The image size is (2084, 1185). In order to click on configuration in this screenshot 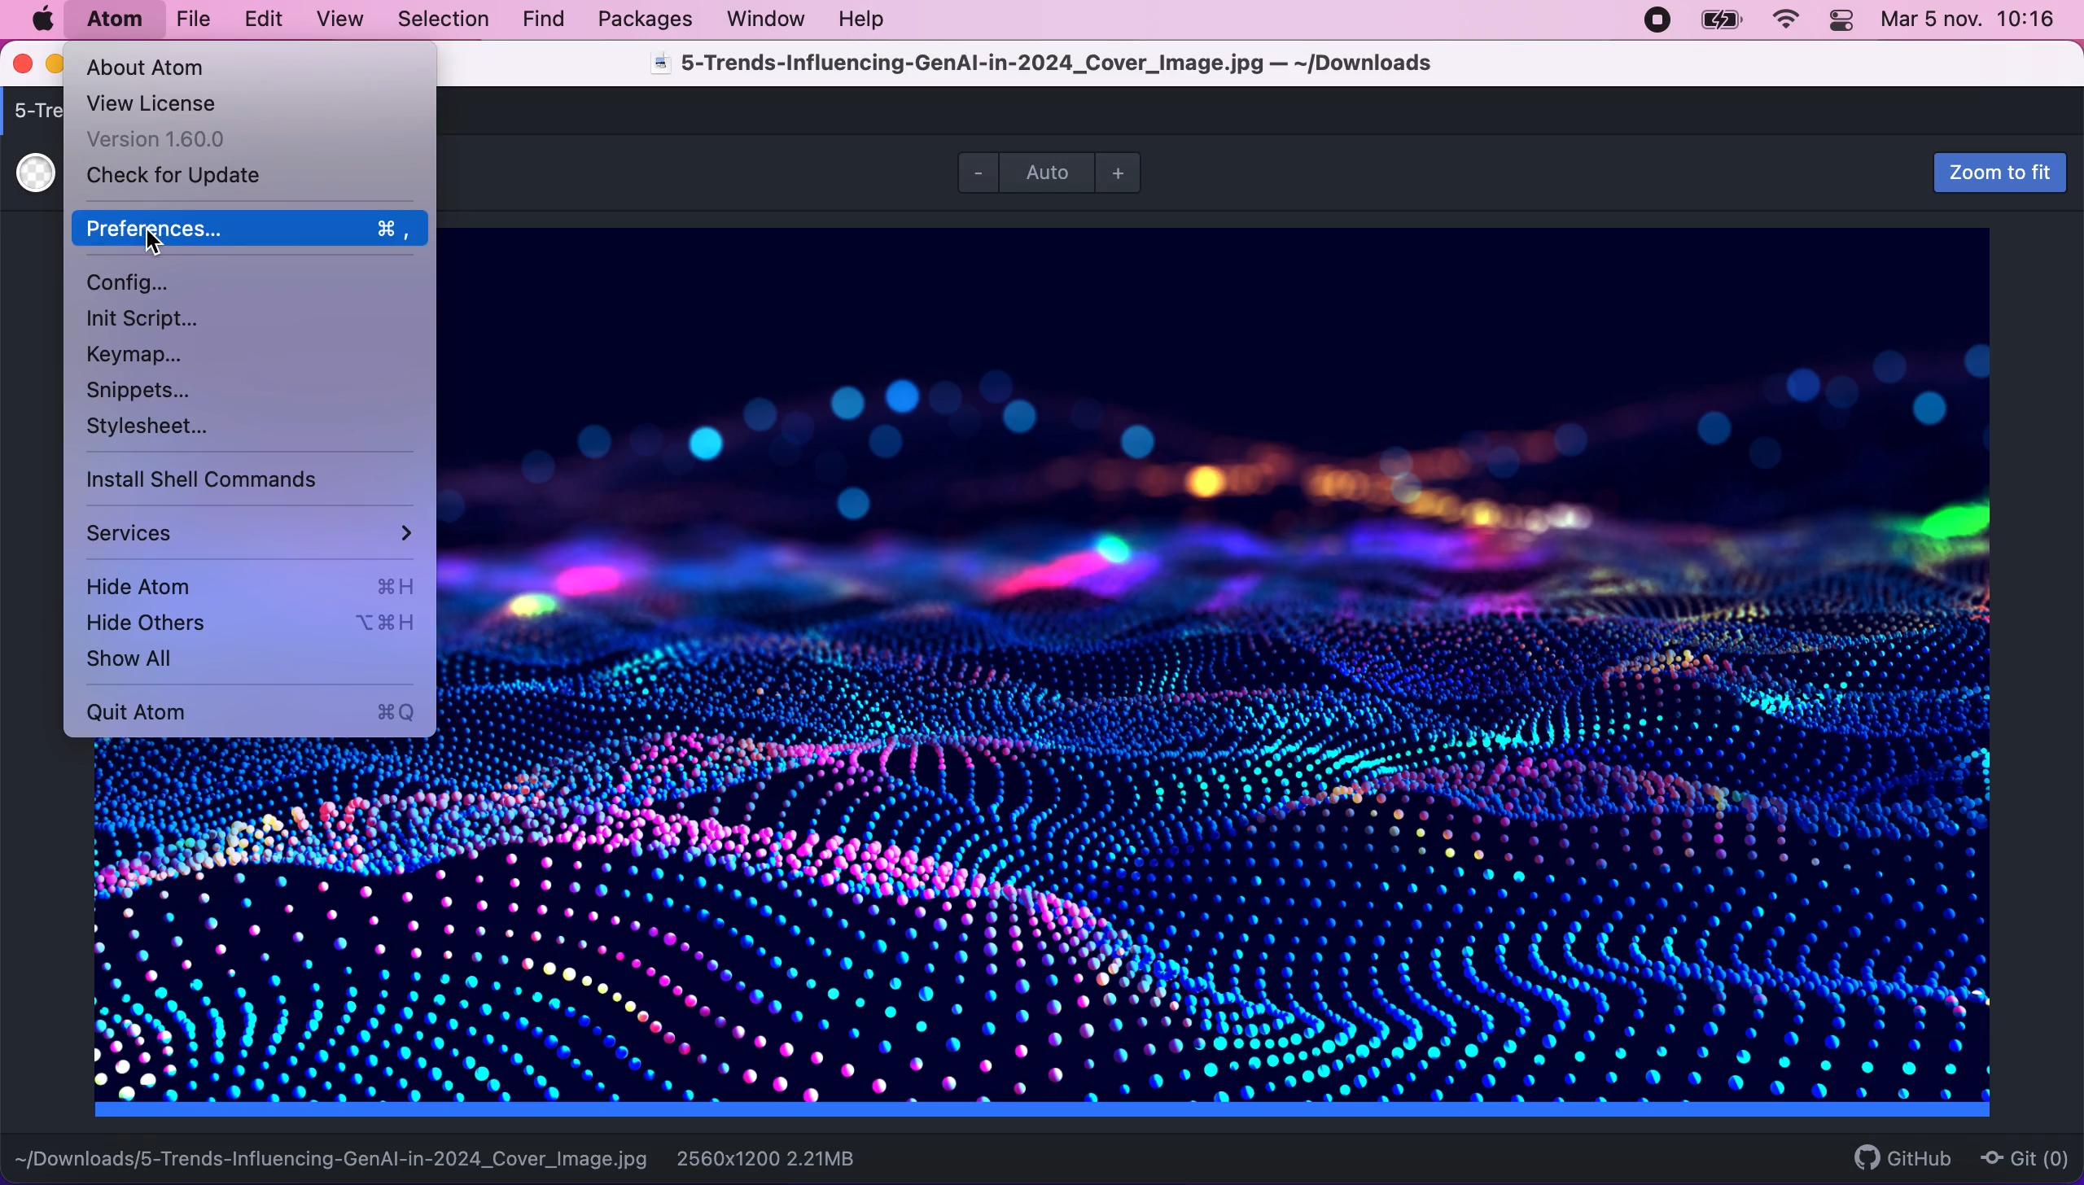, I will do `click(139, 281)`.